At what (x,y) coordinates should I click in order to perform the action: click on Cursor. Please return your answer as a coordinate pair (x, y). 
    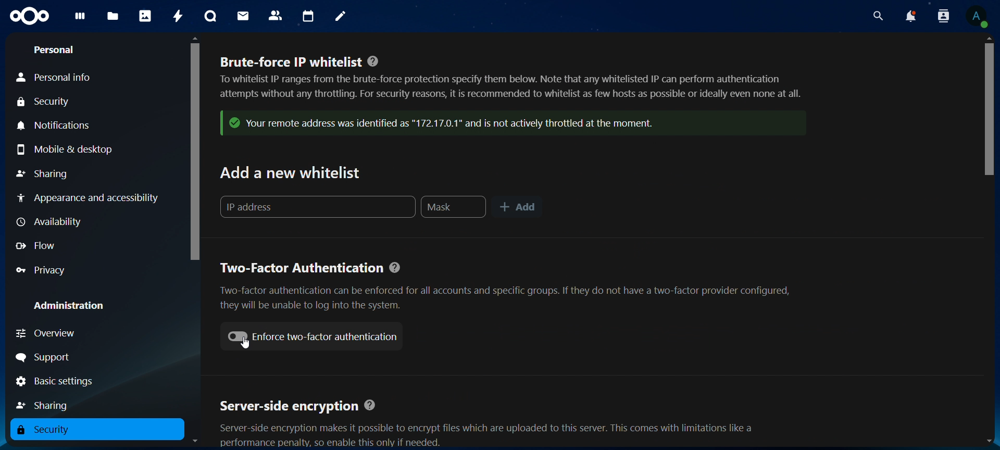
    Looking at the image, I should click on (245, 346).